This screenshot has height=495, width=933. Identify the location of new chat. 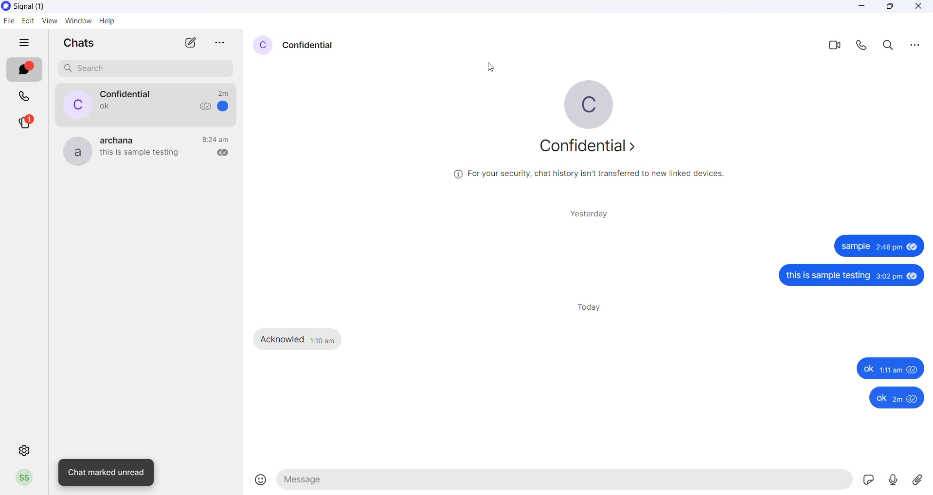
(183, 43).